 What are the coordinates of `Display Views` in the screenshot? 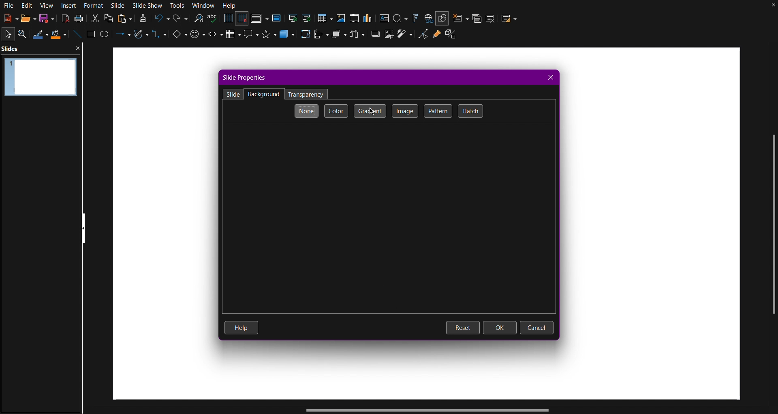 It's located at (260, 19).